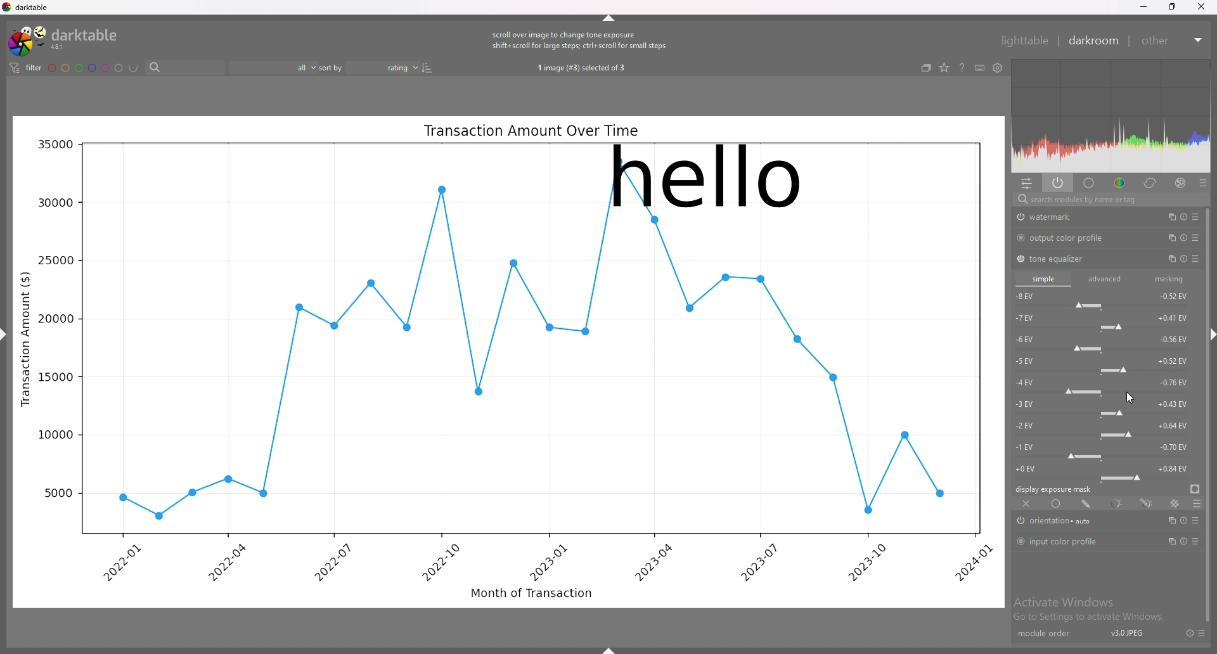 The width and height of the screenshot is (1217, 654). What do you see at coordinates (1183, 521) in the screenshot?
I see `multiple instance actions, reset and presets` at bounding box center [1183, 521].